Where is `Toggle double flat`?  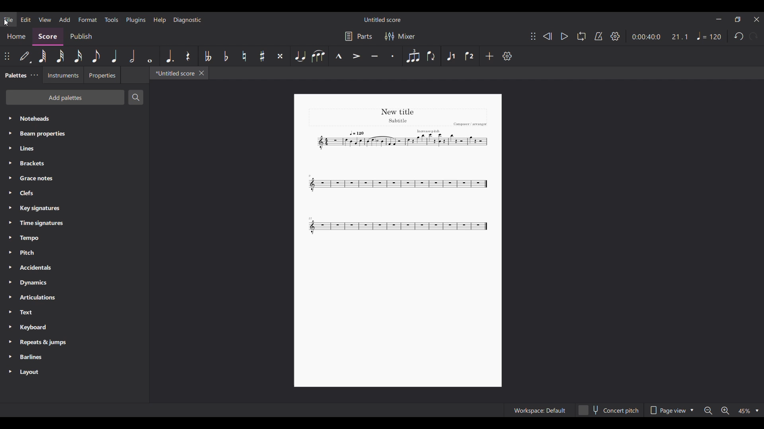 Toggle double flat is located at coordinates (207, 56).